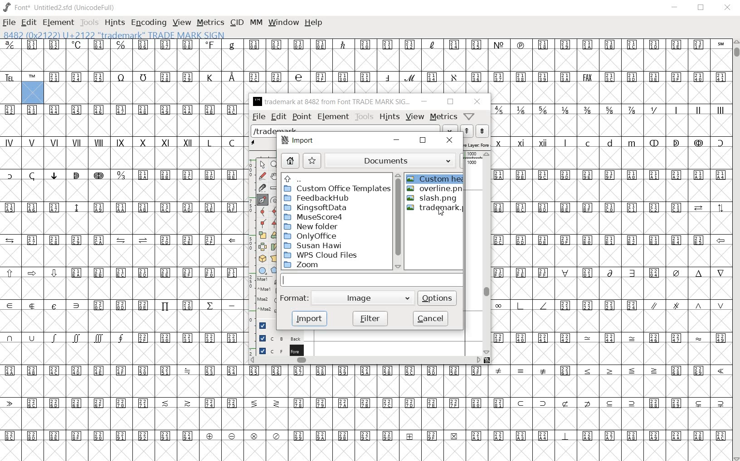 The image size is (740, 461). I want to click on input field, so click(373, 279).